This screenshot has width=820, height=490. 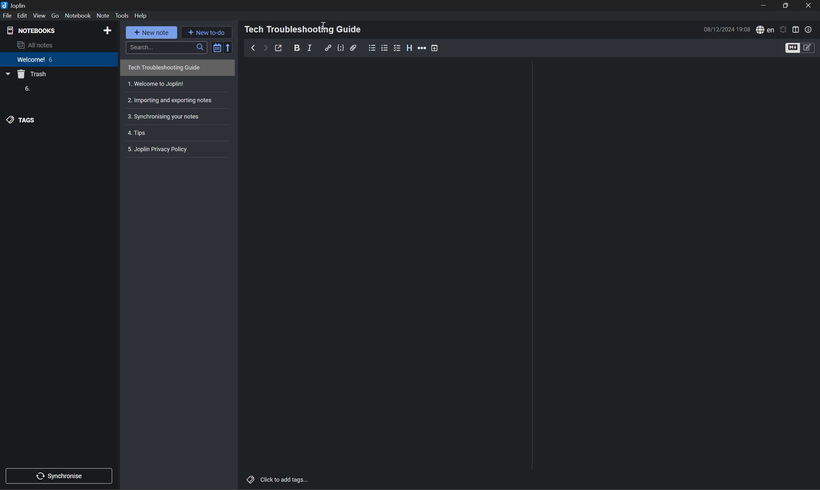 What do you see at coordinates (123, 16) in the screenshot?
I see `Tools` at bounding box center [123, 16].